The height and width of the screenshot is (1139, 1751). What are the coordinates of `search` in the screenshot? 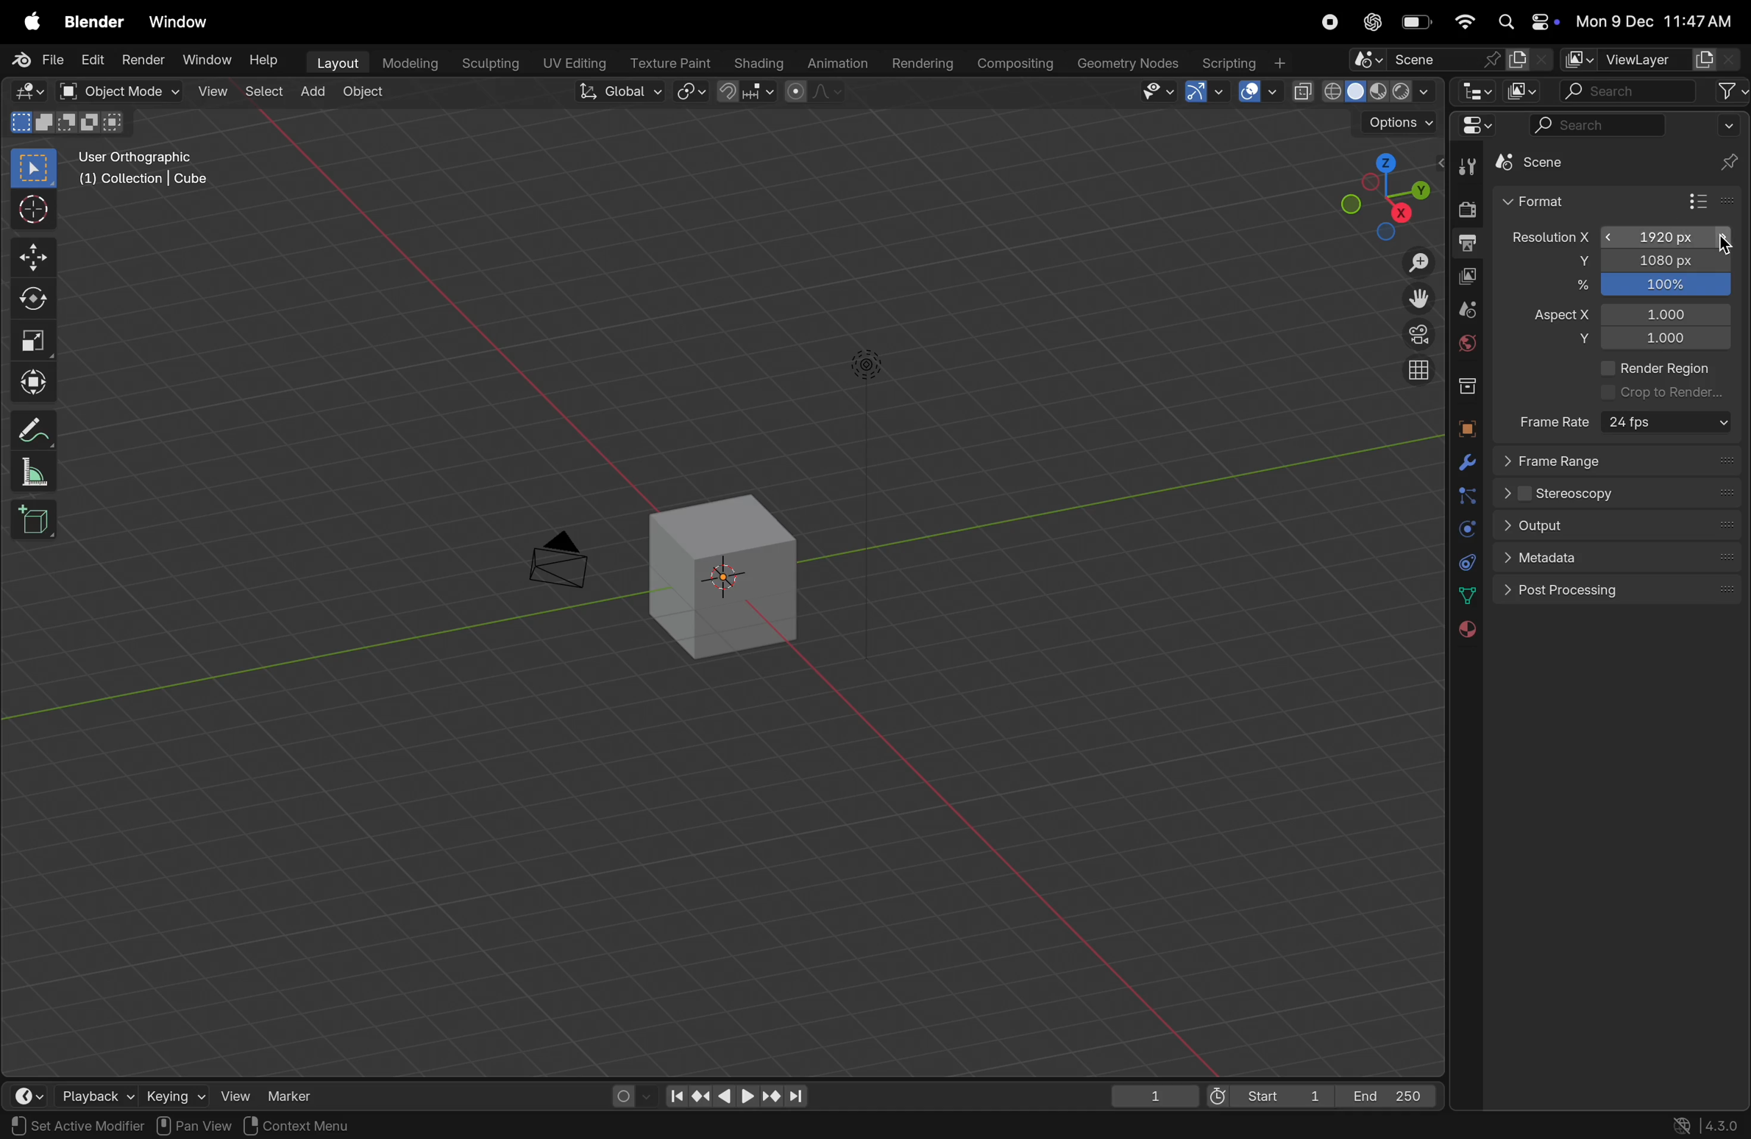 It's located at (1596, 129).